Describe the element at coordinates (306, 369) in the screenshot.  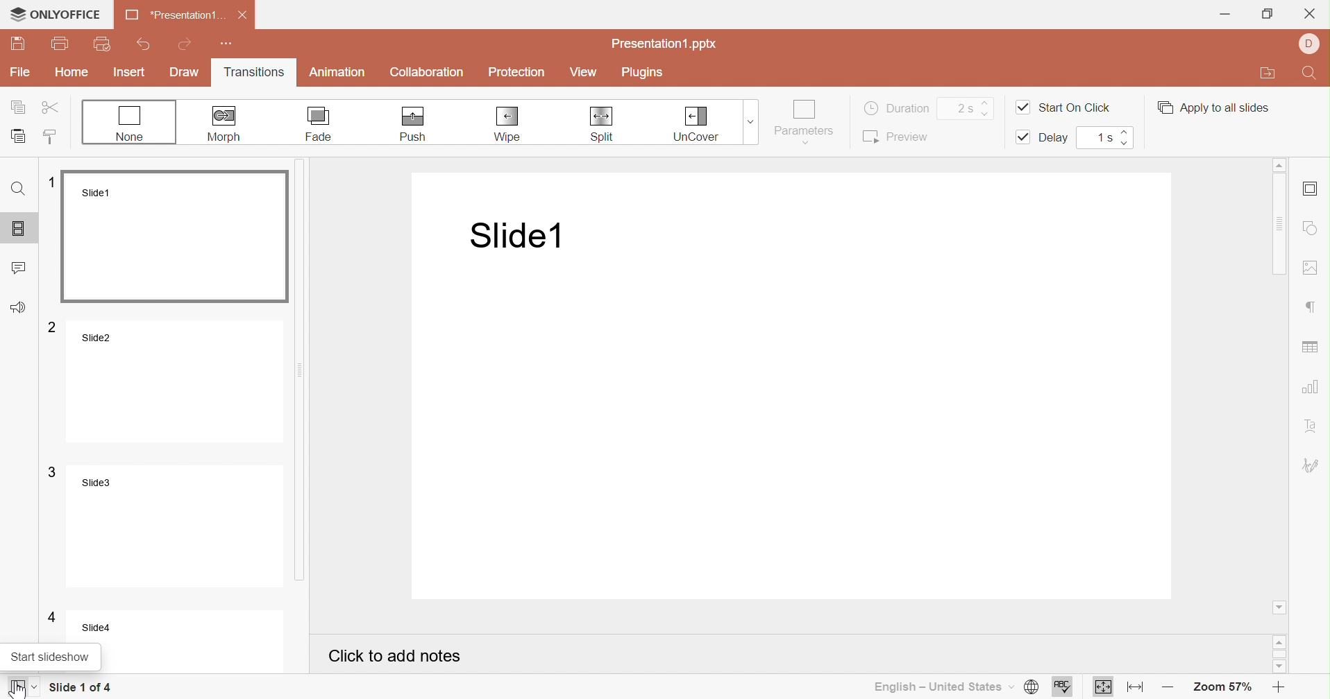
I see `Scroll bar` at that location.